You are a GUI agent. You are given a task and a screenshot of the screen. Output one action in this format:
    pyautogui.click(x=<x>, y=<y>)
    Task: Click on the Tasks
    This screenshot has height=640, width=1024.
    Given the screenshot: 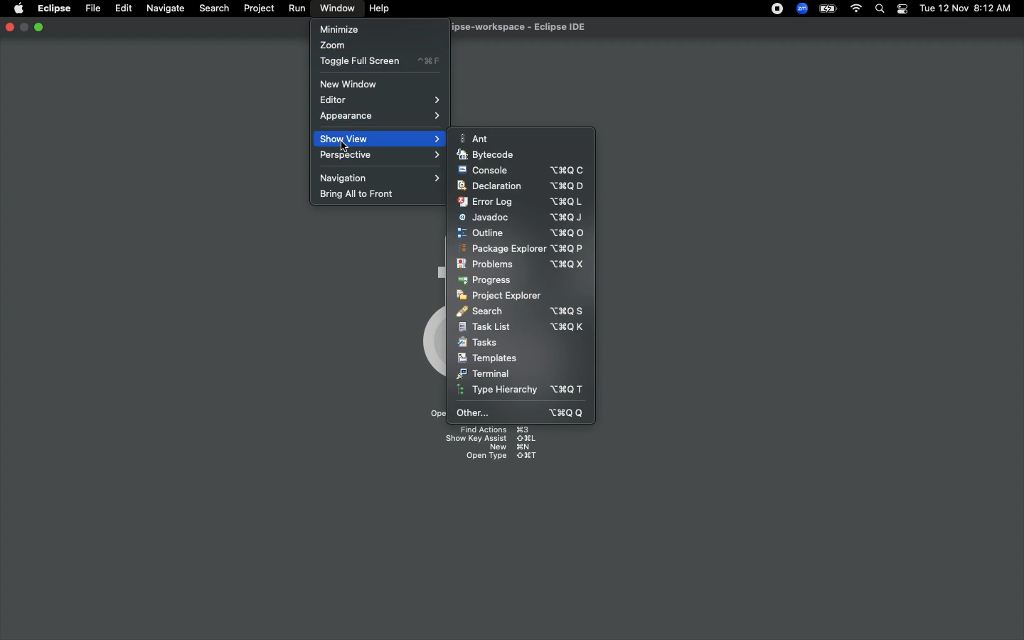 What is the action you would take?
    pyautogui.click(x=478, y=342)
    